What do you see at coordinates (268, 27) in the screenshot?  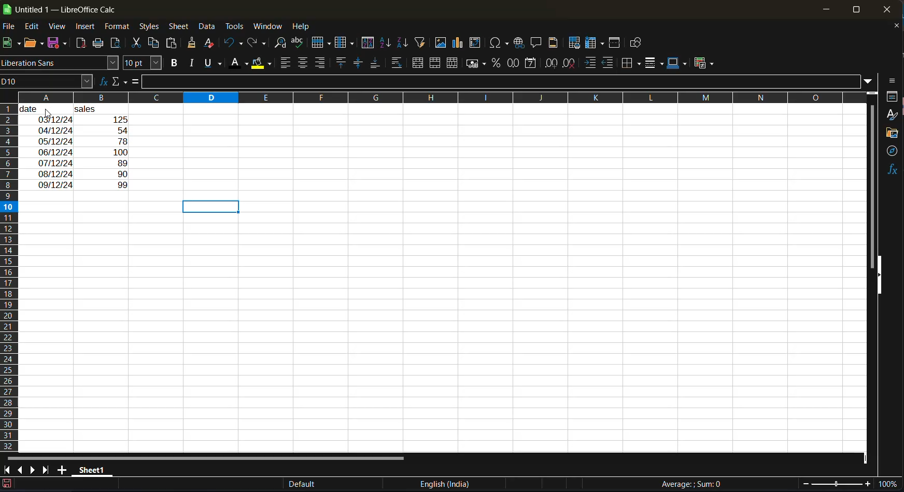 I see `window` at bounding box center [268, 27].